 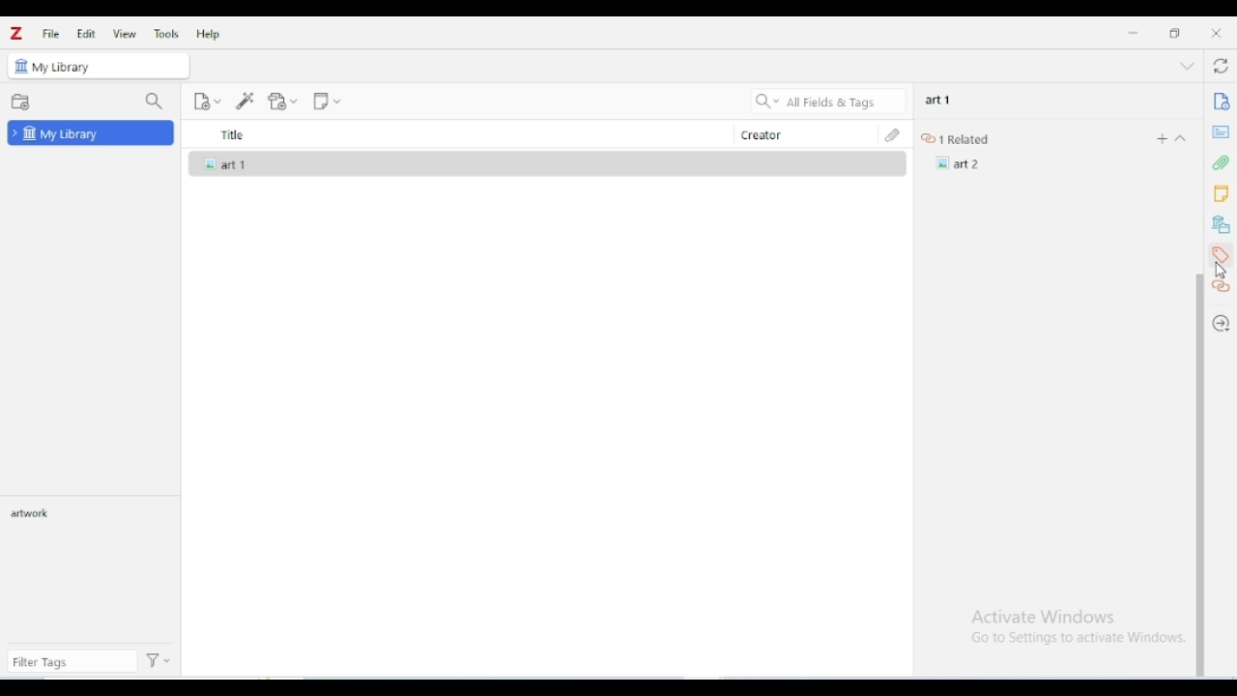 What do you see at coordinates (155, 101) in the screenshot?
I see `filter collections` at bounding box center [155, 101].